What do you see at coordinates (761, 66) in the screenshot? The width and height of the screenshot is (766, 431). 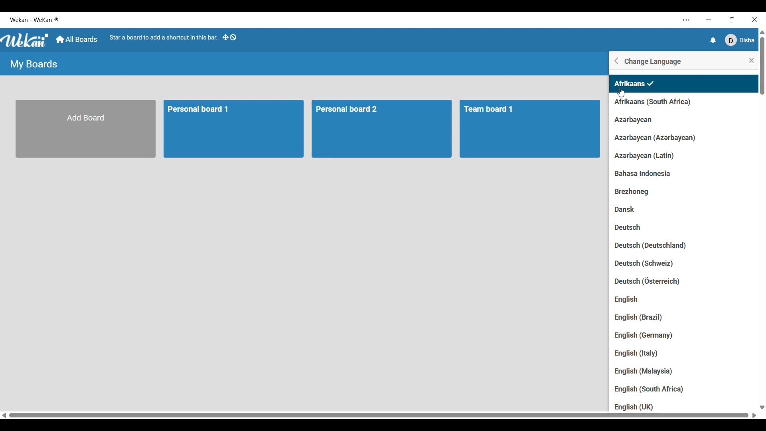 I see `vertical side bar` at bounding box center [761, 66].